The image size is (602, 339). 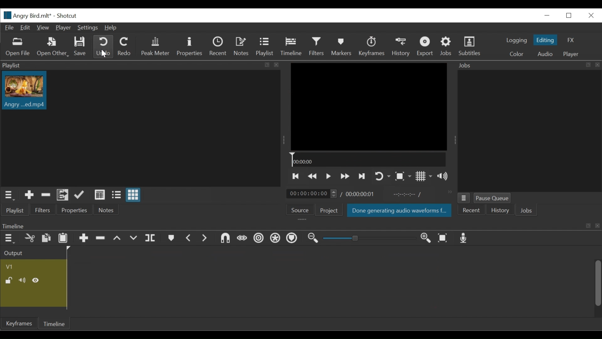 What do you see at coordinates (17, 254) in the screenshot?
I see `Output` at bounding box center [17, 254].